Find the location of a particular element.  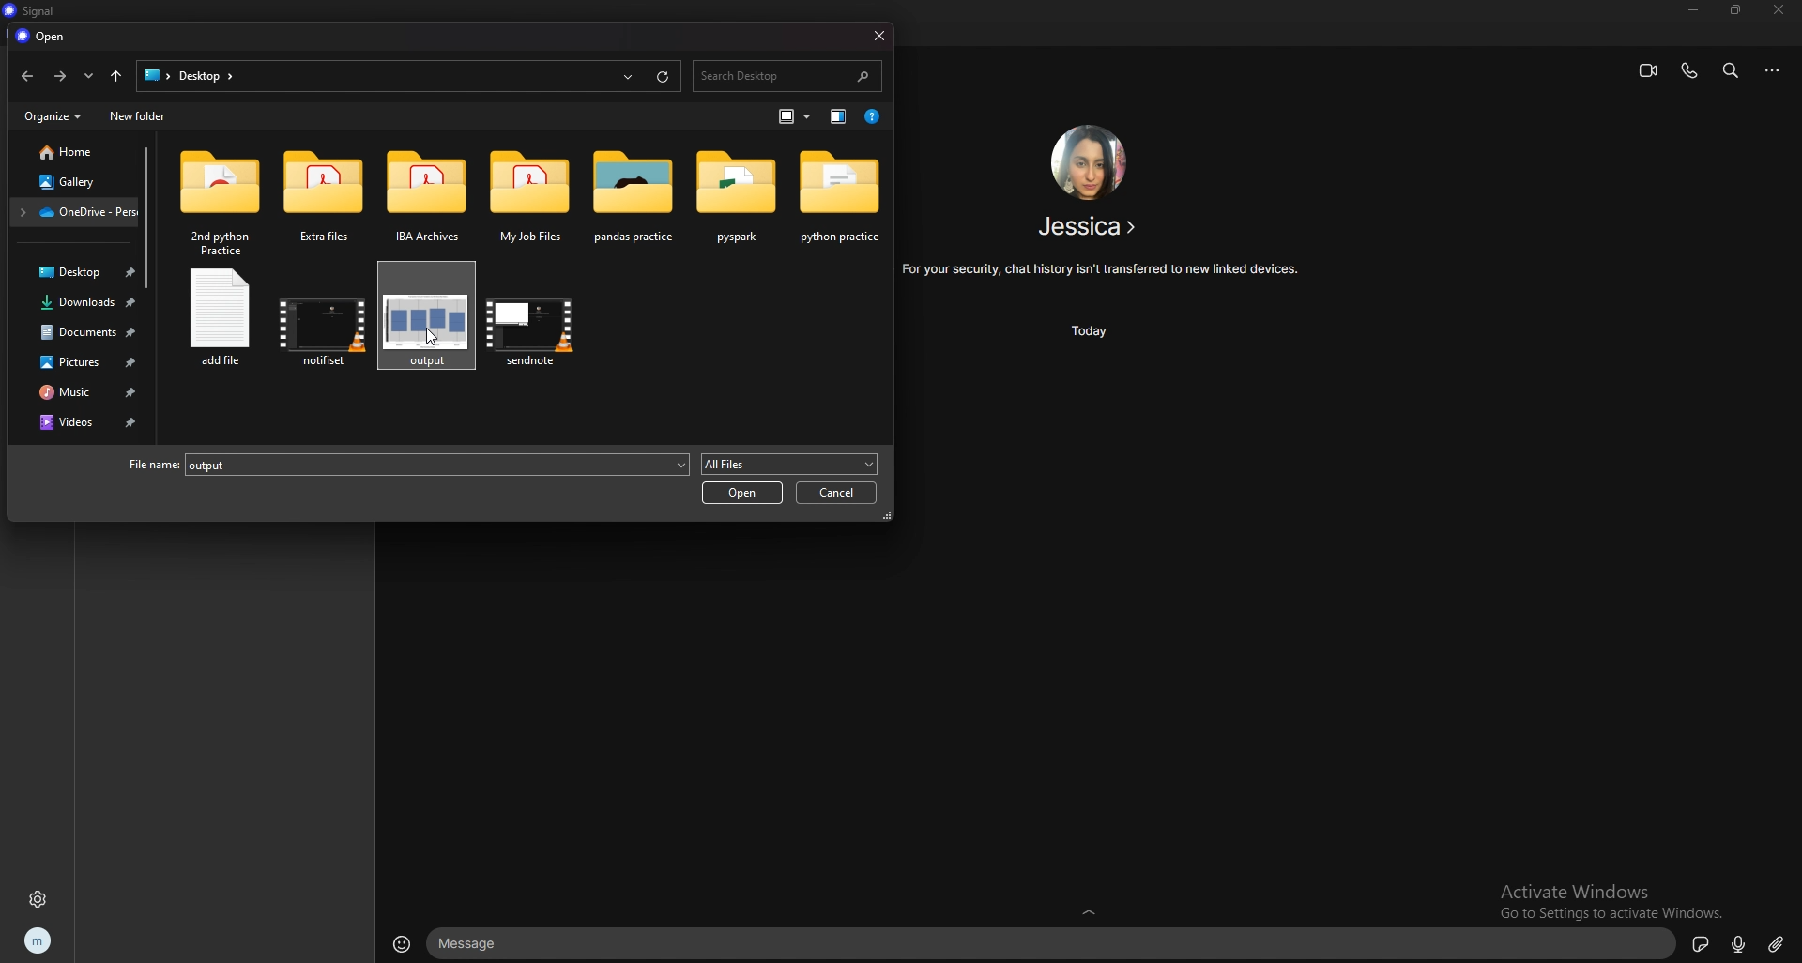

open is located at coordinates (42, 38).